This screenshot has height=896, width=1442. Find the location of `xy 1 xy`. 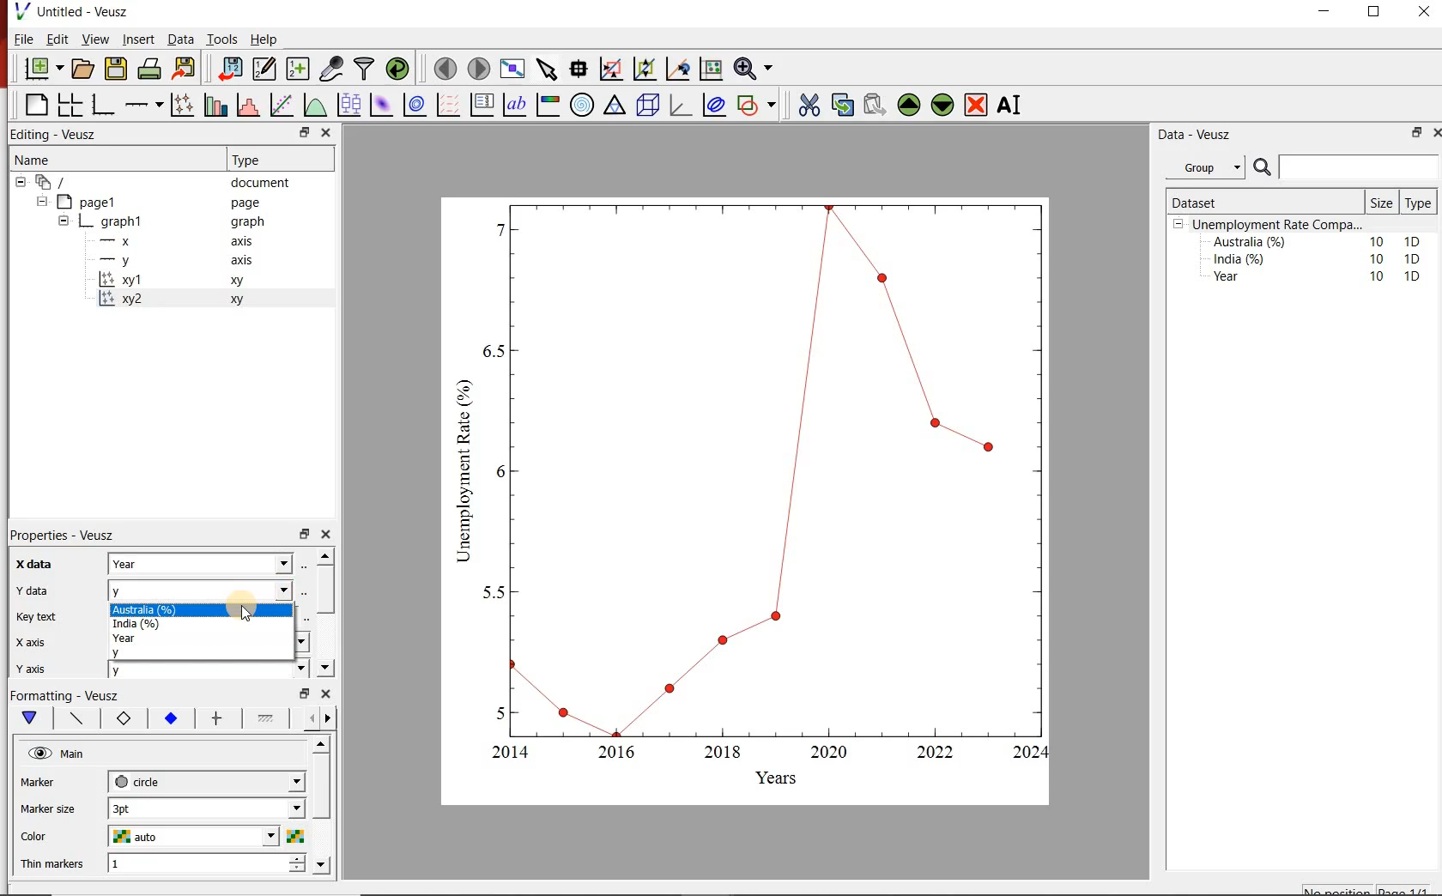

xy 1 xy is located at coordinates (202, 280).